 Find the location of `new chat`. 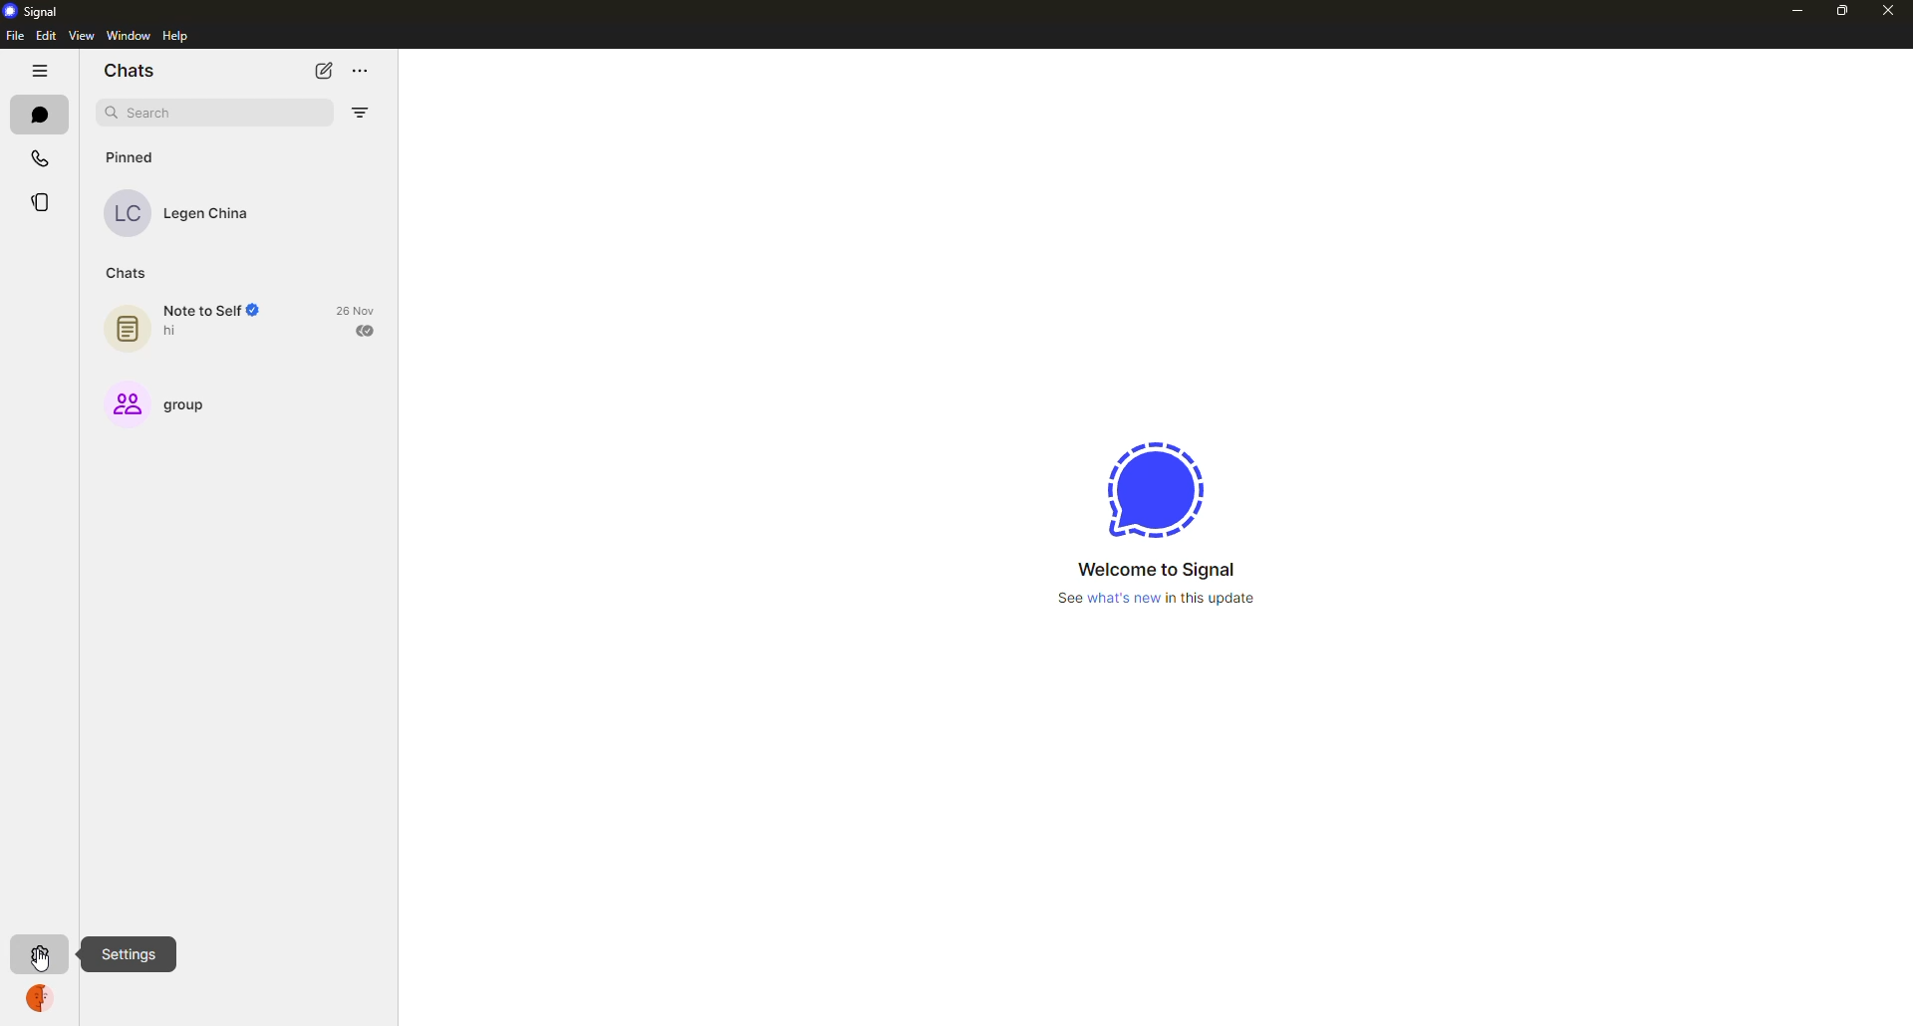

new chat is located at coordinates (325, 71).